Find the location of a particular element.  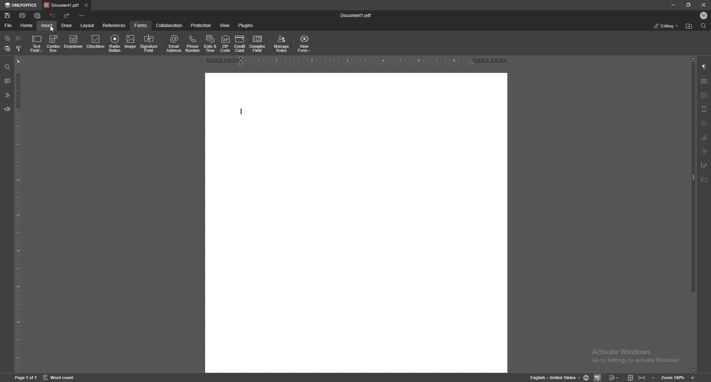

onlyoffice is located at coordinates (21, 5).